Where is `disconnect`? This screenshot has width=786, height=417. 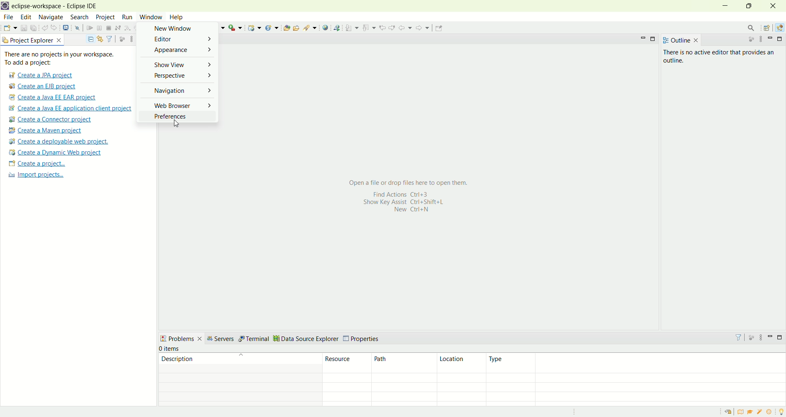
disconnect is located at coordinates (117, 28).